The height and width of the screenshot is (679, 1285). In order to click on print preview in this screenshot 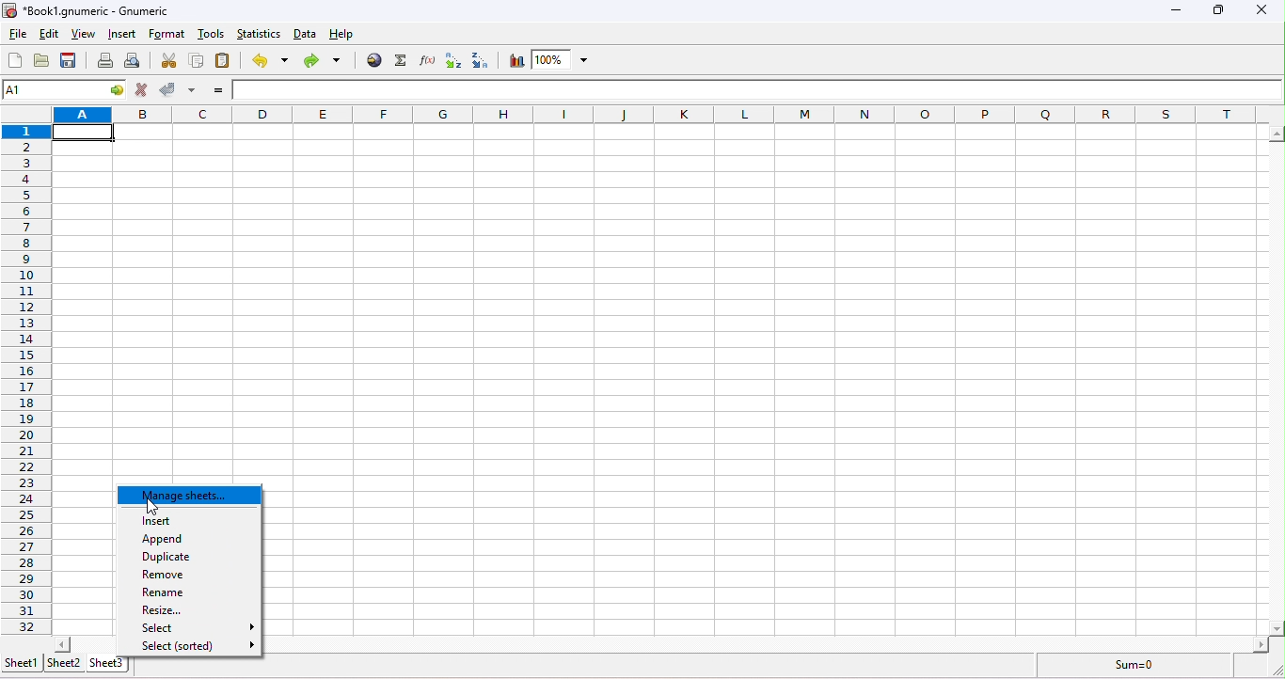, I will do `click(139, 61)`.